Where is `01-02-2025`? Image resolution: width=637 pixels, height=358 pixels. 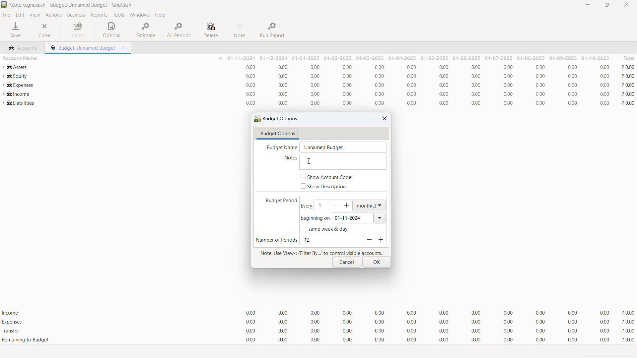
01-02-2025 is located at coordinates (338, 58).